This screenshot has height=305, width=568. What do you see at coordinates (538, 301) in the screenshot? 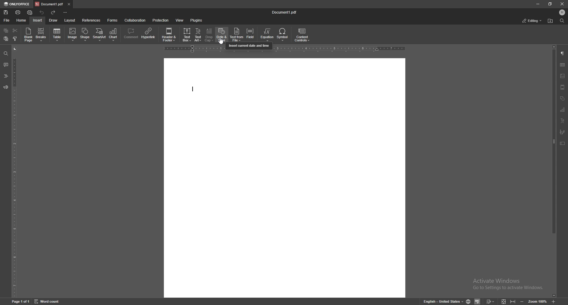
I see `zoom` at bounding box center [538, 301].